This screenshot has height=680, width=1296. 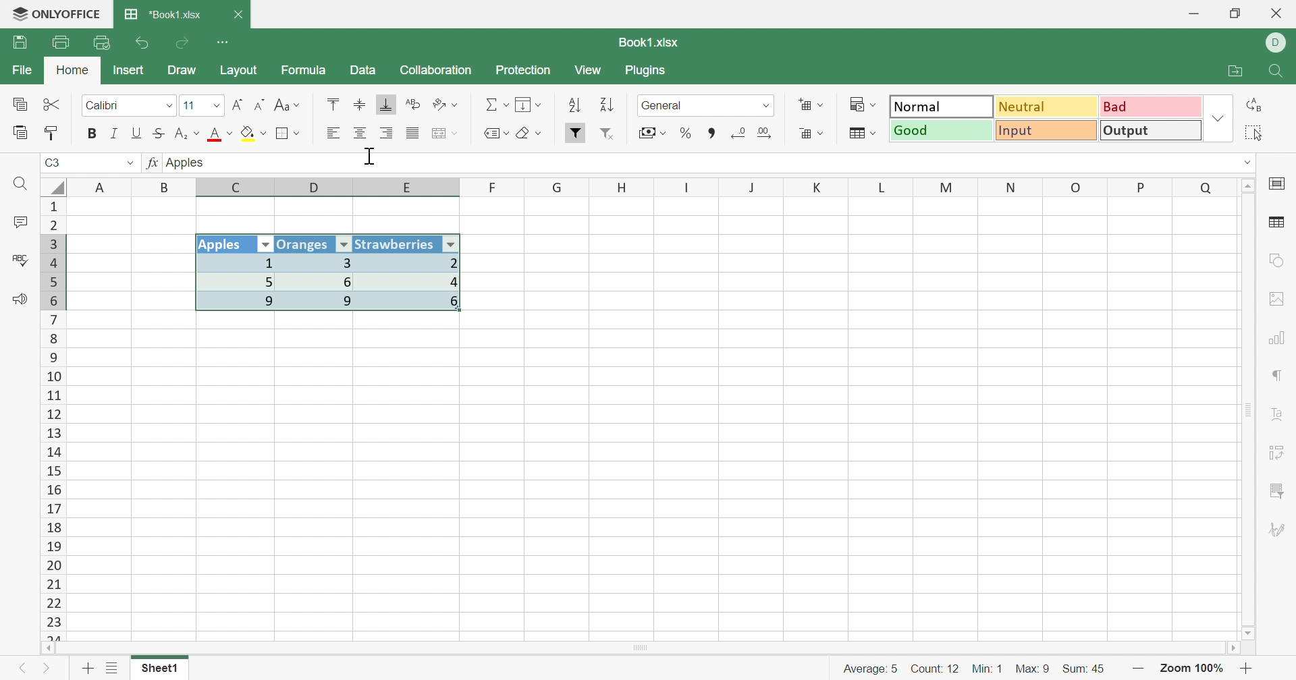 I want to click on Delete cells, so click(x=809, y=135).